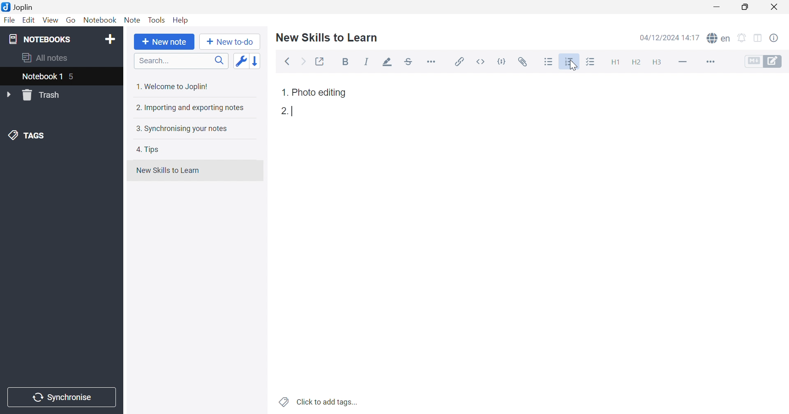 This screenshot has height=414, width=789. What do you see at coordinates (385, 63) in the screenshot?
I see `Highlight` at bounding box center [385, 63].